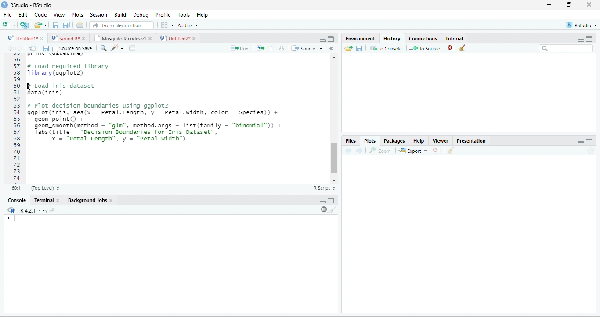 This screenshot has height=317, width=600. What do you see at coordinates (324, 188) in the screenshot?
I see `R Script` at bounding box center [324, 188].